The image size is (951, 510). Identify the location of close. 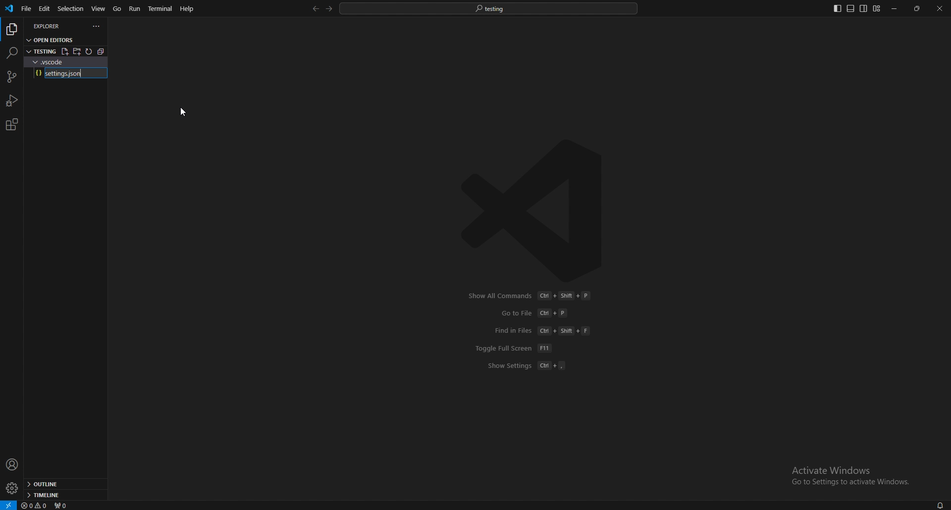
(940, 8).